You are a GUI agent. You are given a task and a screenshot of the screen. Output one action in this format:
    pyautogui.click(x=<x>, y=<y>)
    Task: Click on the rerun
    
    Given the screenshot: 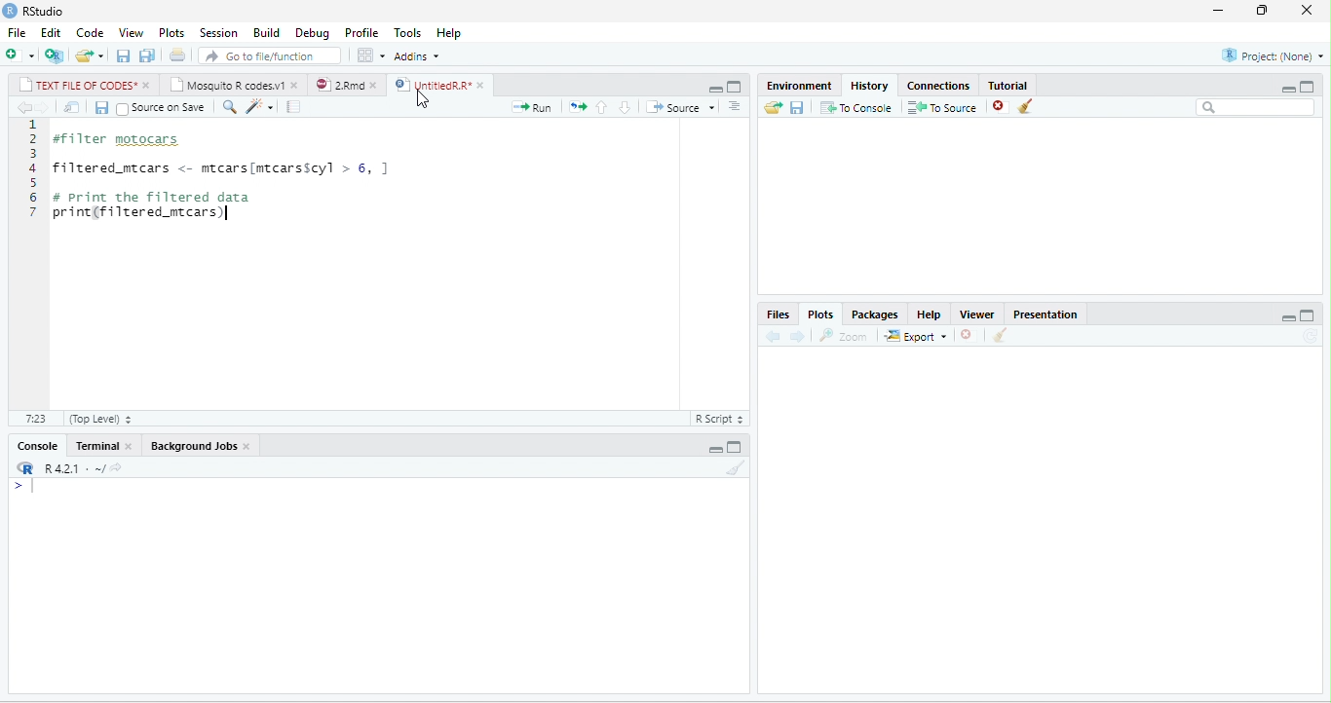 What is the action you would take?
    pyautogui.click(x=578, y=107)
    